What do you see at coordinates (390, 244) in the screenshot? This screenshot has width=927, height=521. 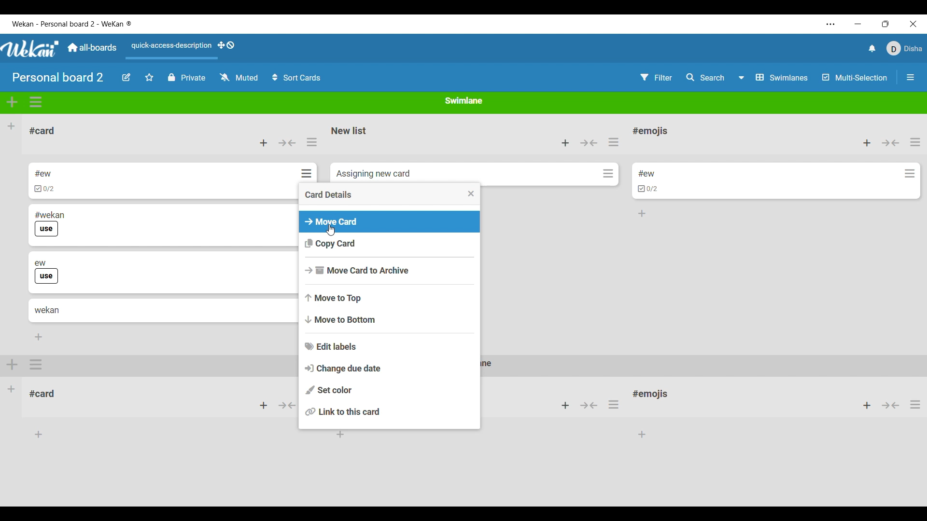 I see `Copy card` at bounding box center [390, 244].